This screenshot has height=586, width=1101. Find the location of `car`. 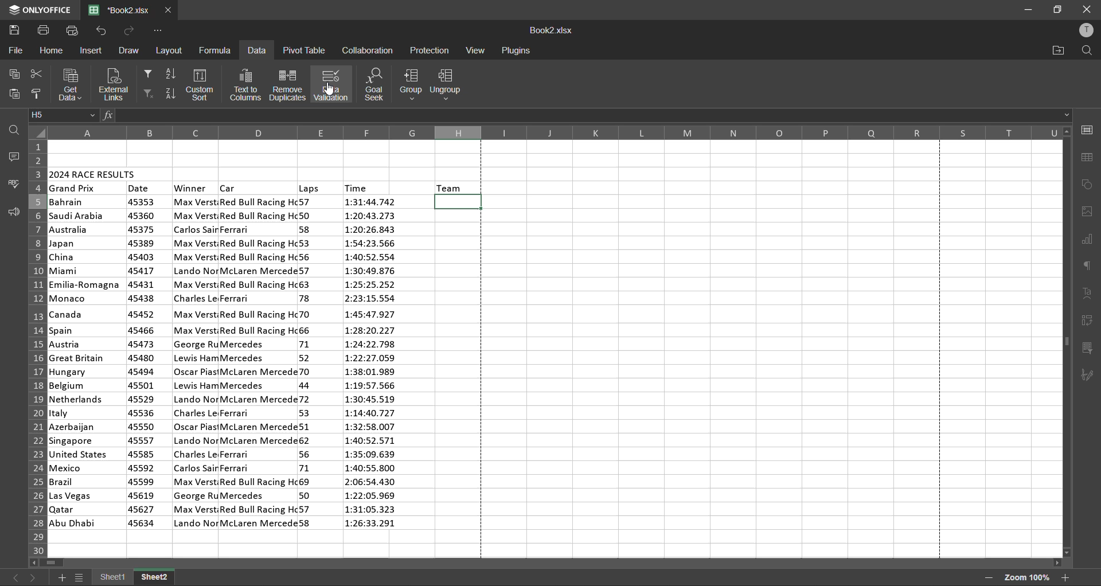

car is located at coordinates (258, 362).